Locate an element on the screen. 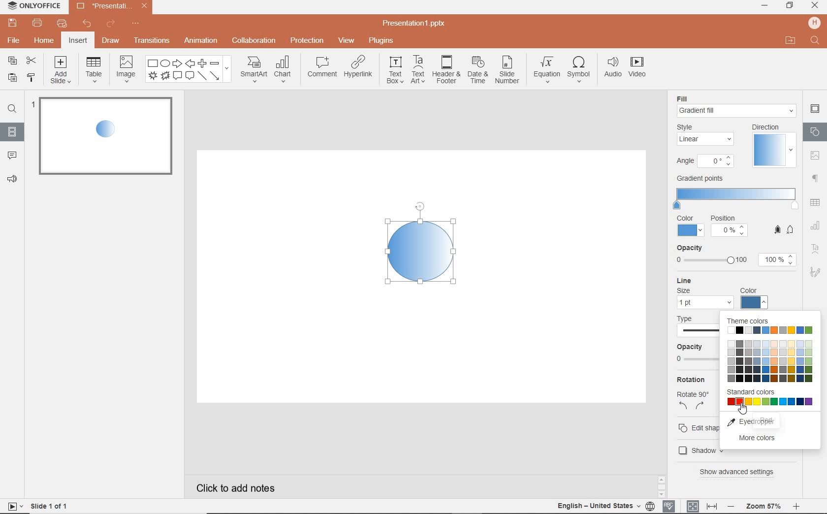 The image size is (827, 514). 1 pt is located at coordinates (704, 303).